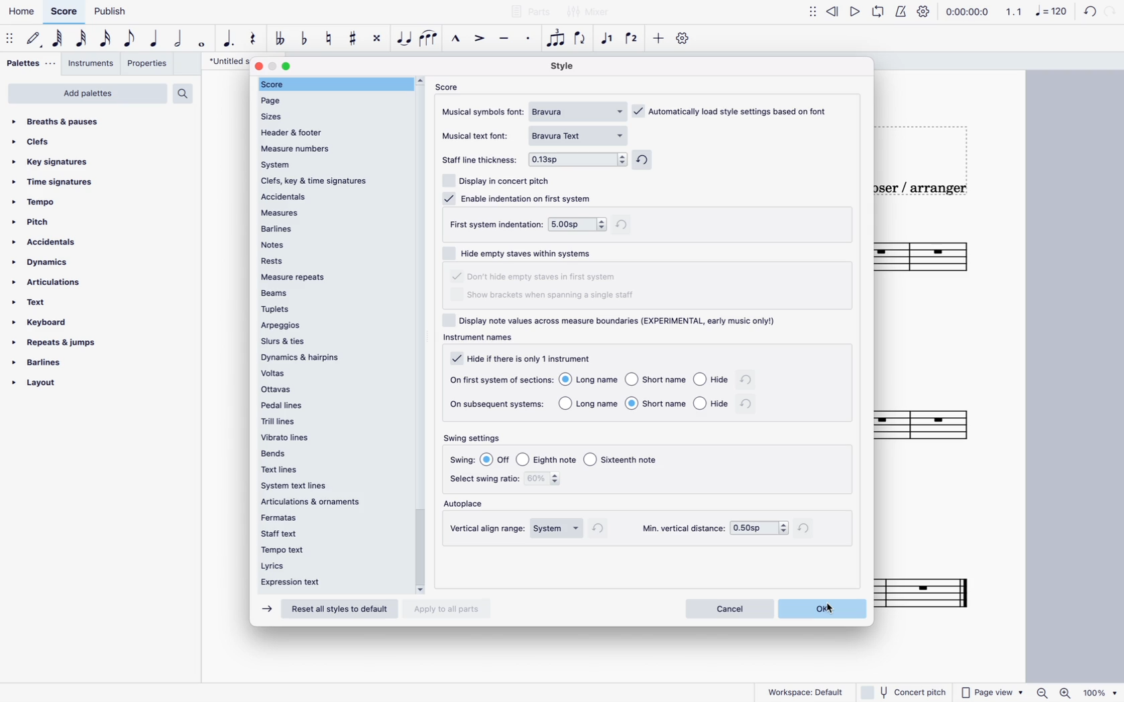 The image size is (1124, 702). I want to click on half note, so click(181, 43).